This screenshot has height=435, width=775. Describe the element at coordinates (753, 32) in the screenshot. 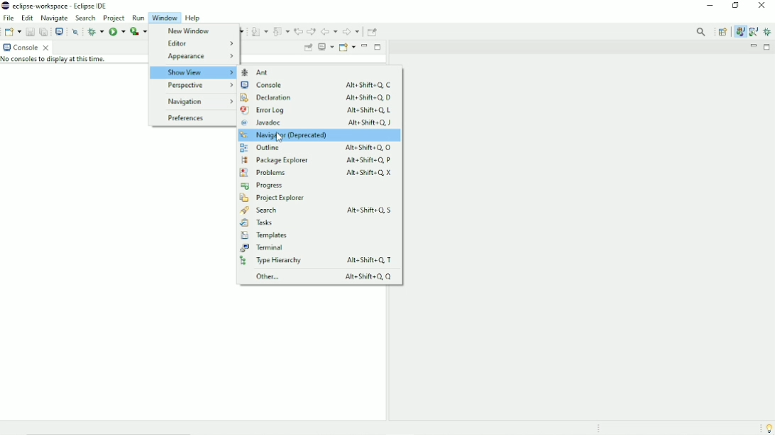

I see `Java Browsing` at that location.